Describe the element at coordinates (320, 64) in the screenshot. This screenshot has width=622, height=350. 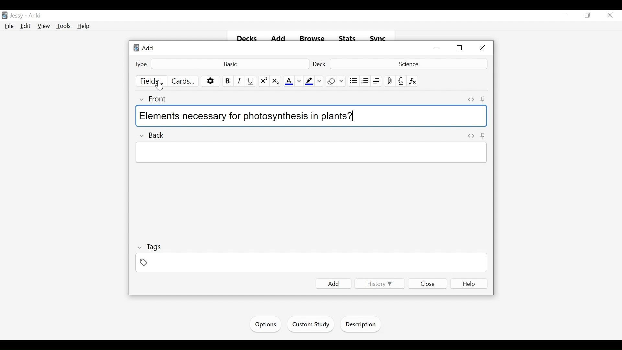
I see `Deck` at that location.